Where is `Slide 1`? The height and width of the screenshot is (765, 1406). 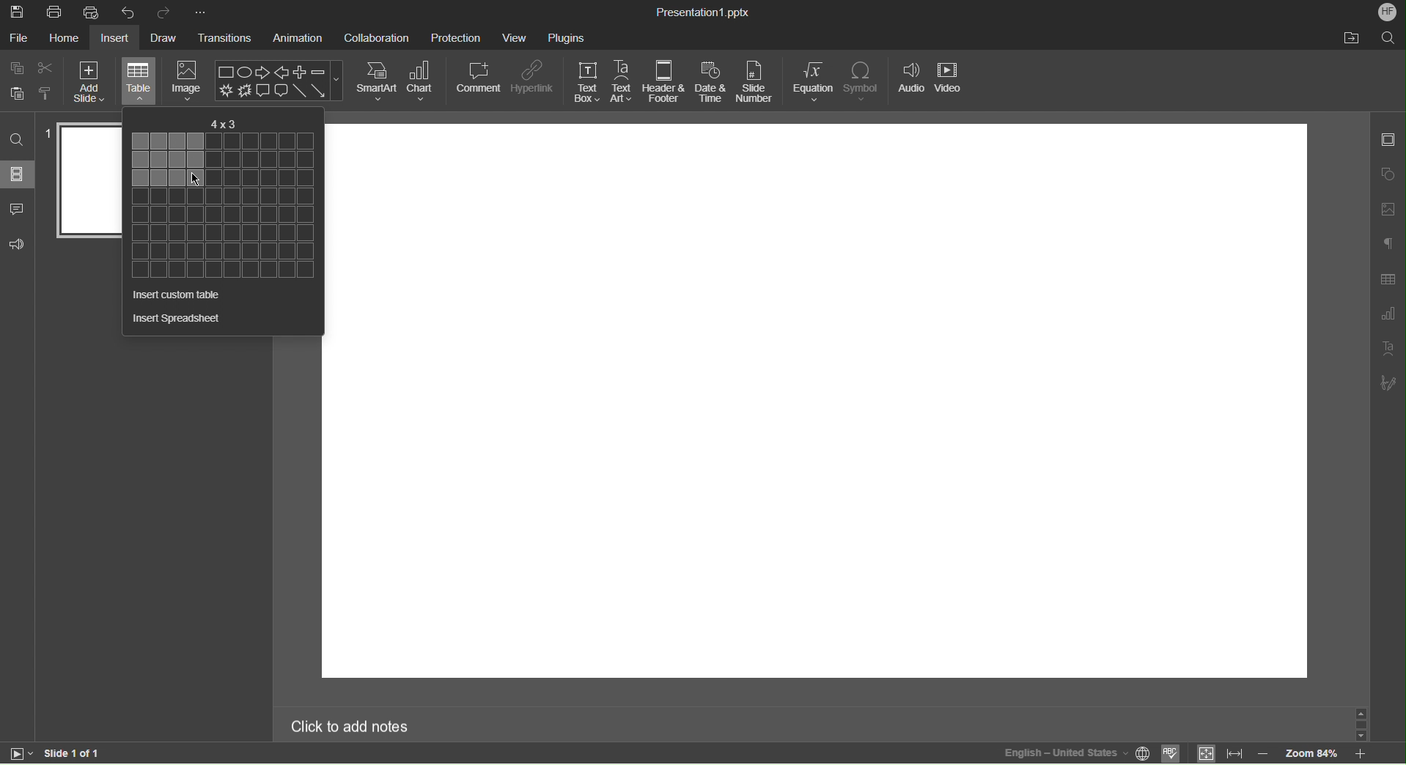
Slide 1 is located at coordinates (89, 180).